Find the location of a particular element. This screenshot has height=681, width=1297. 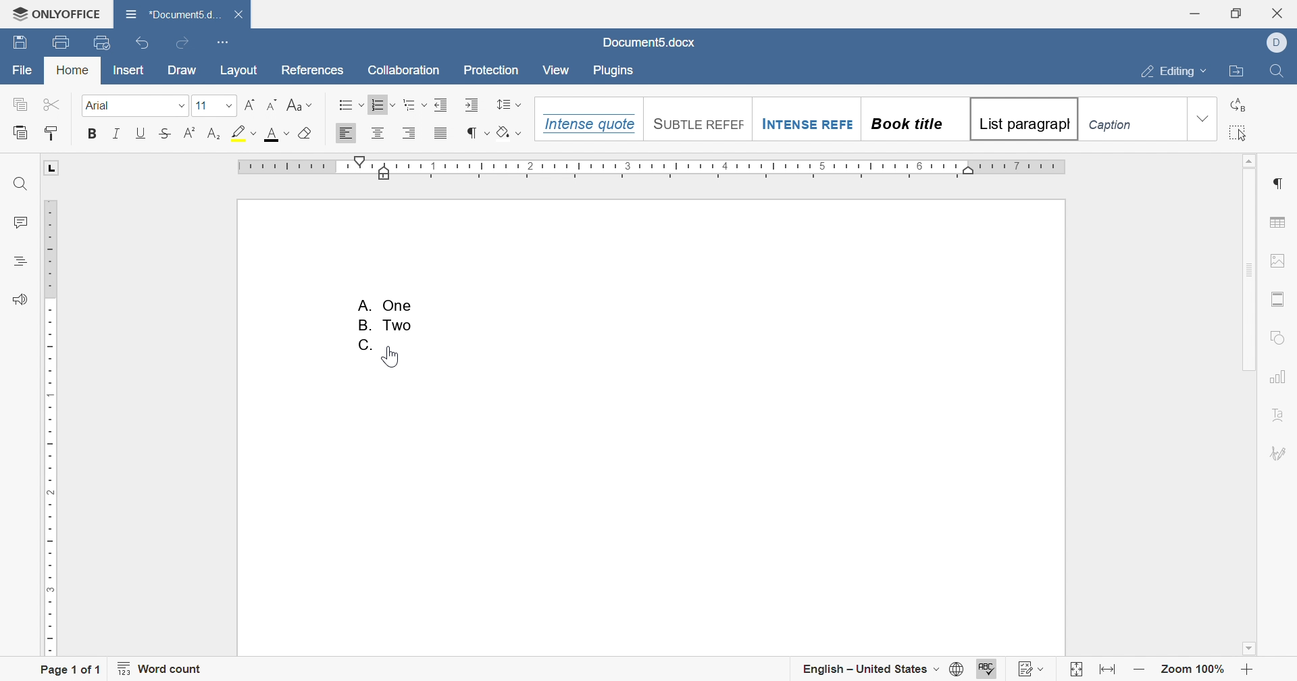

Plugins is located at coordinates (612, 72).